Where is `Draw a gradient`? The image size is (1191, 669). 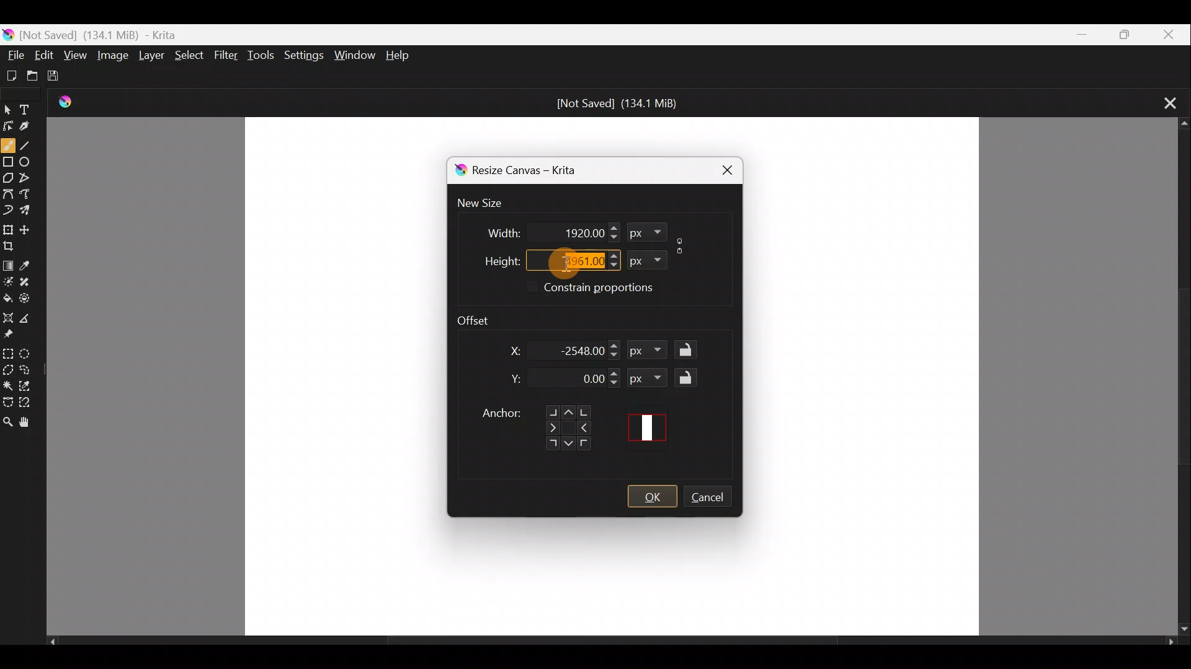
Draw a gradient is located at coordinates (9, 263).